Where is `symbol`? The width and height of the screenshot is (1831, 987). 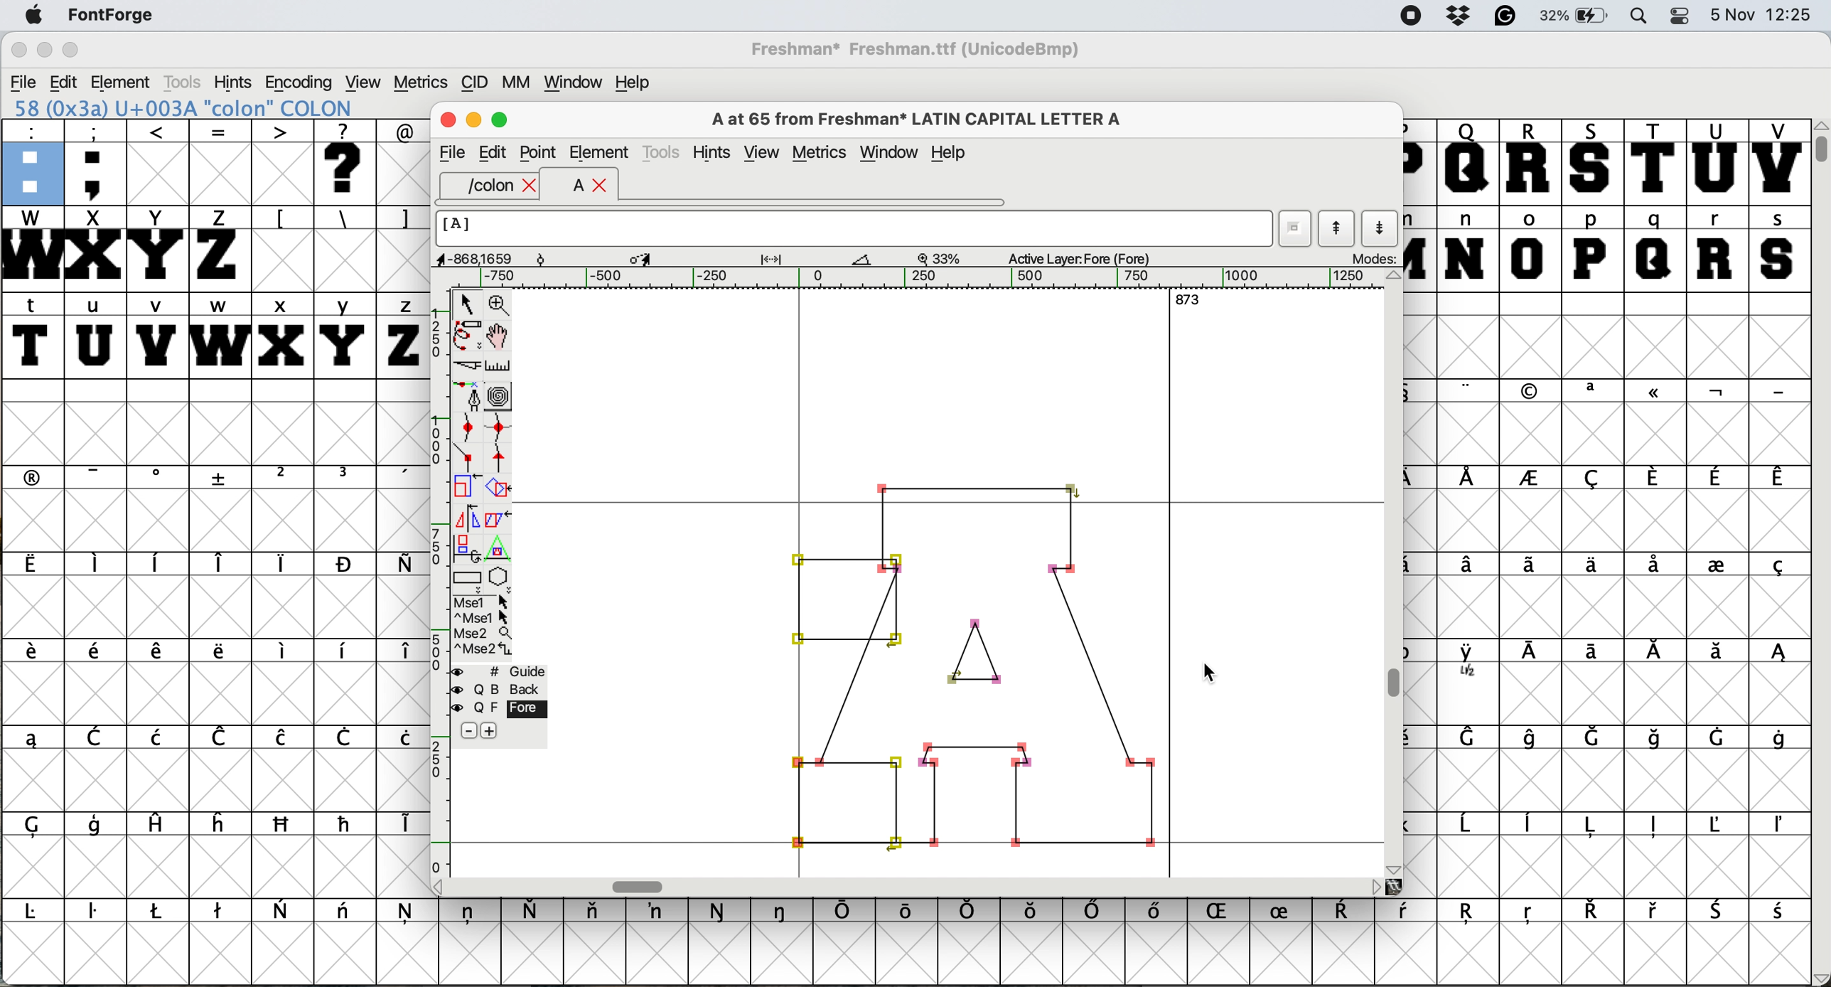
symbol is located at coordinates (1781, 826).